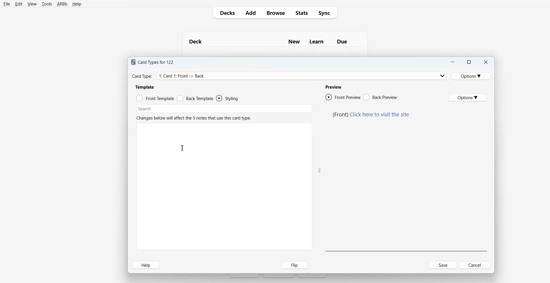  I want to click on View, so click(32, 4).